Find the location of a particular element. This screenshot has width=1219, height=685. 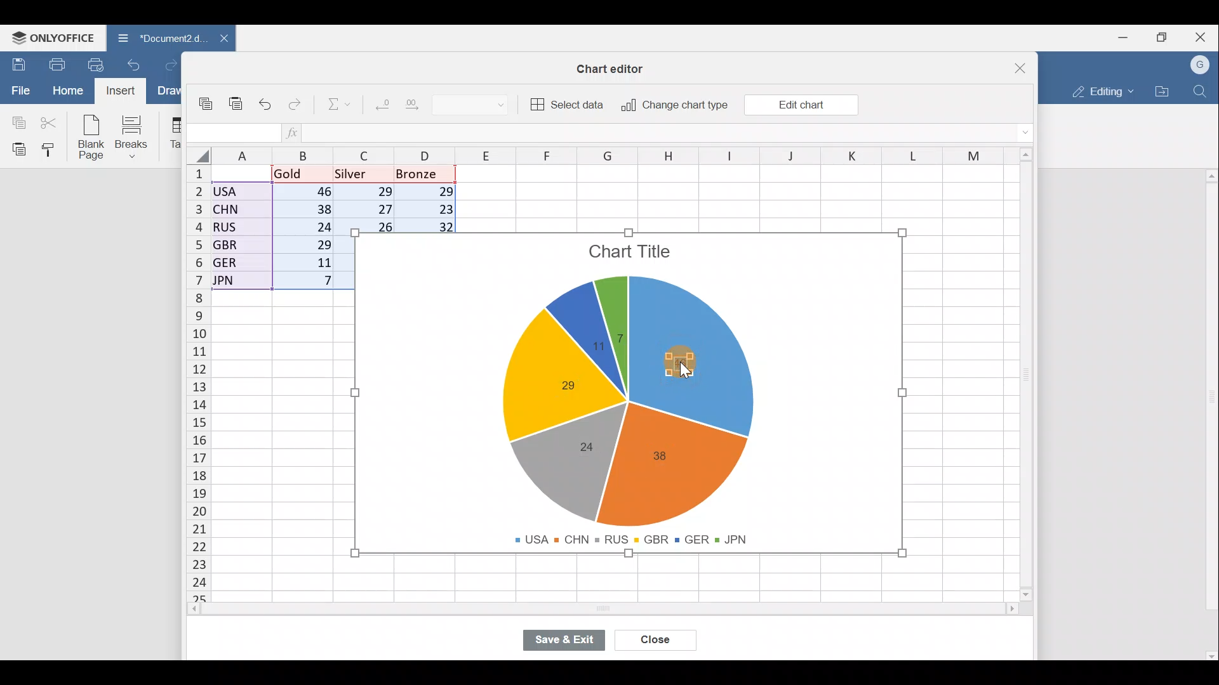

File is located at coordinates (19, 89).